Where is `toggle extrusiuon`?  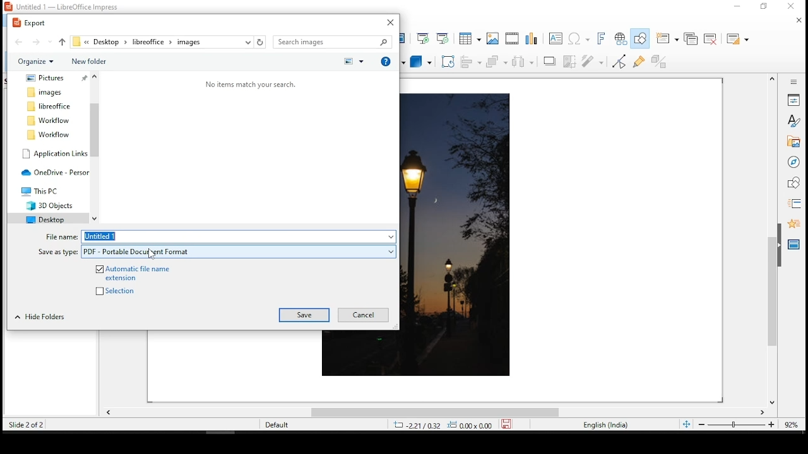
toggle extrusiuon is located at coordinates (663, 61).